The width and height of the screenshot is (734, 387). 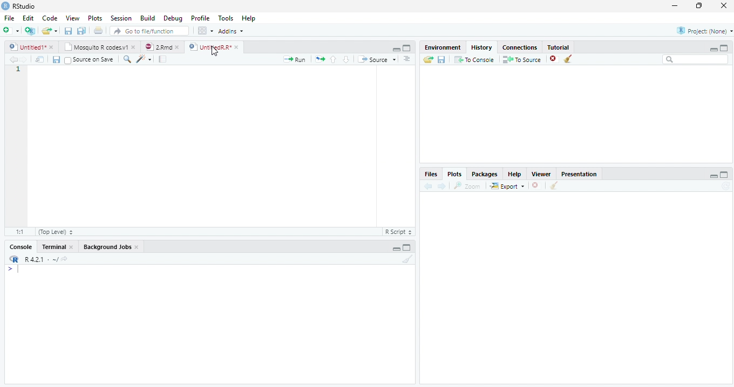 What do you see at coordinates (214, 52) in the screenshot?
I see `Cursor` at bounding box center [214, 52].